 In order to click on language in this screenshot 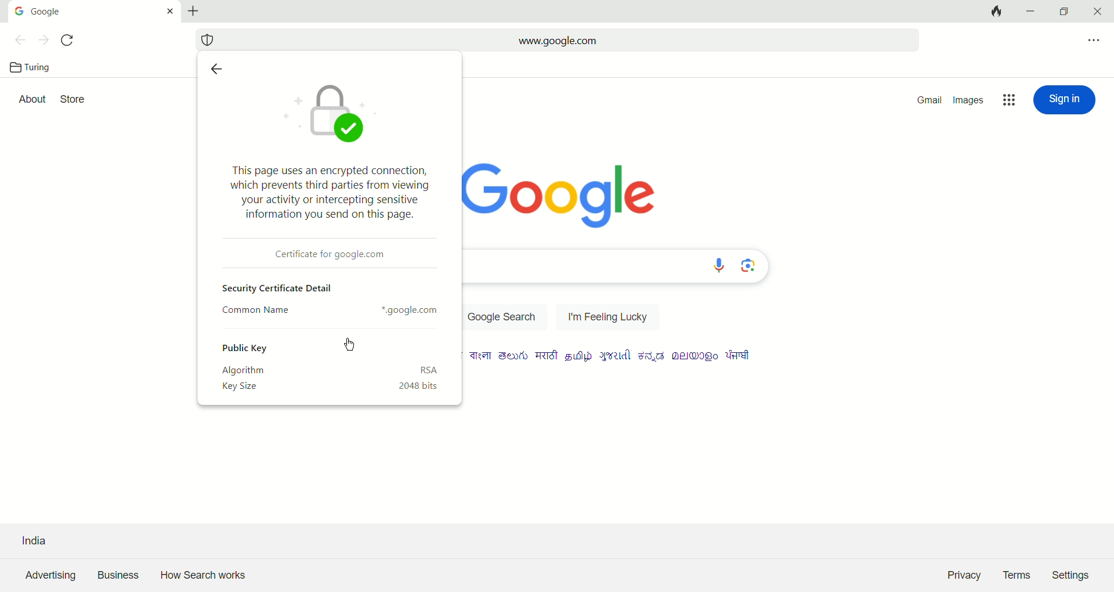, I will do `click(615, 356)`.